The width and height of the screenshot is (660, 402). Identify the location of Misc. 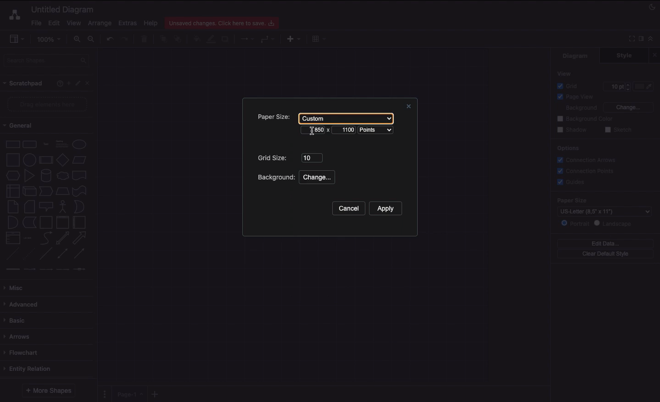
(16, 288).